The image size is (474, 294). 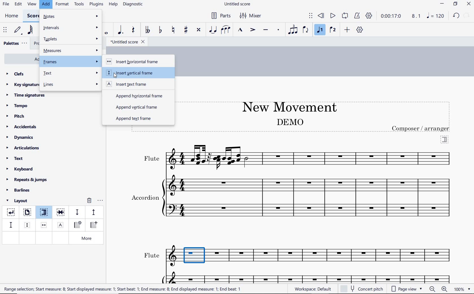 I want to click on staff spacer fixed down, so click(x=10, y=225).